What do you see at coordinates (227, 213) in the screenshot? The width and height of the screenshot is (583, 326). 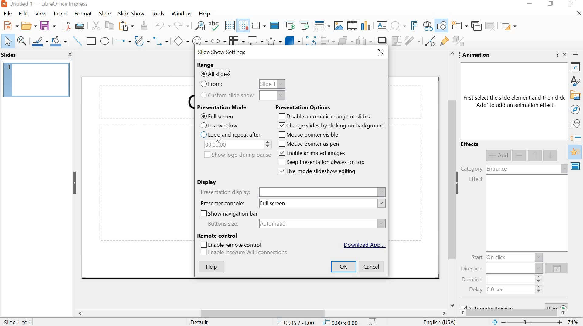 I see `show navigation bar` at bounding box center [227, 213].